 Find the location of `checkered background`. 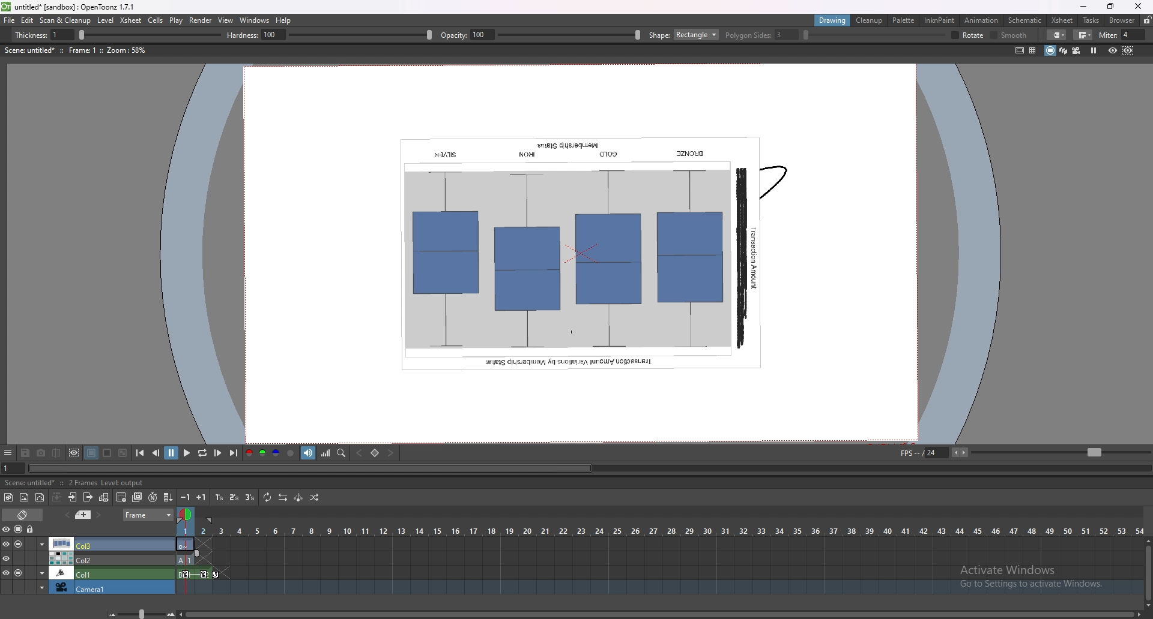

checkered background is located at coordinates (122, 453).